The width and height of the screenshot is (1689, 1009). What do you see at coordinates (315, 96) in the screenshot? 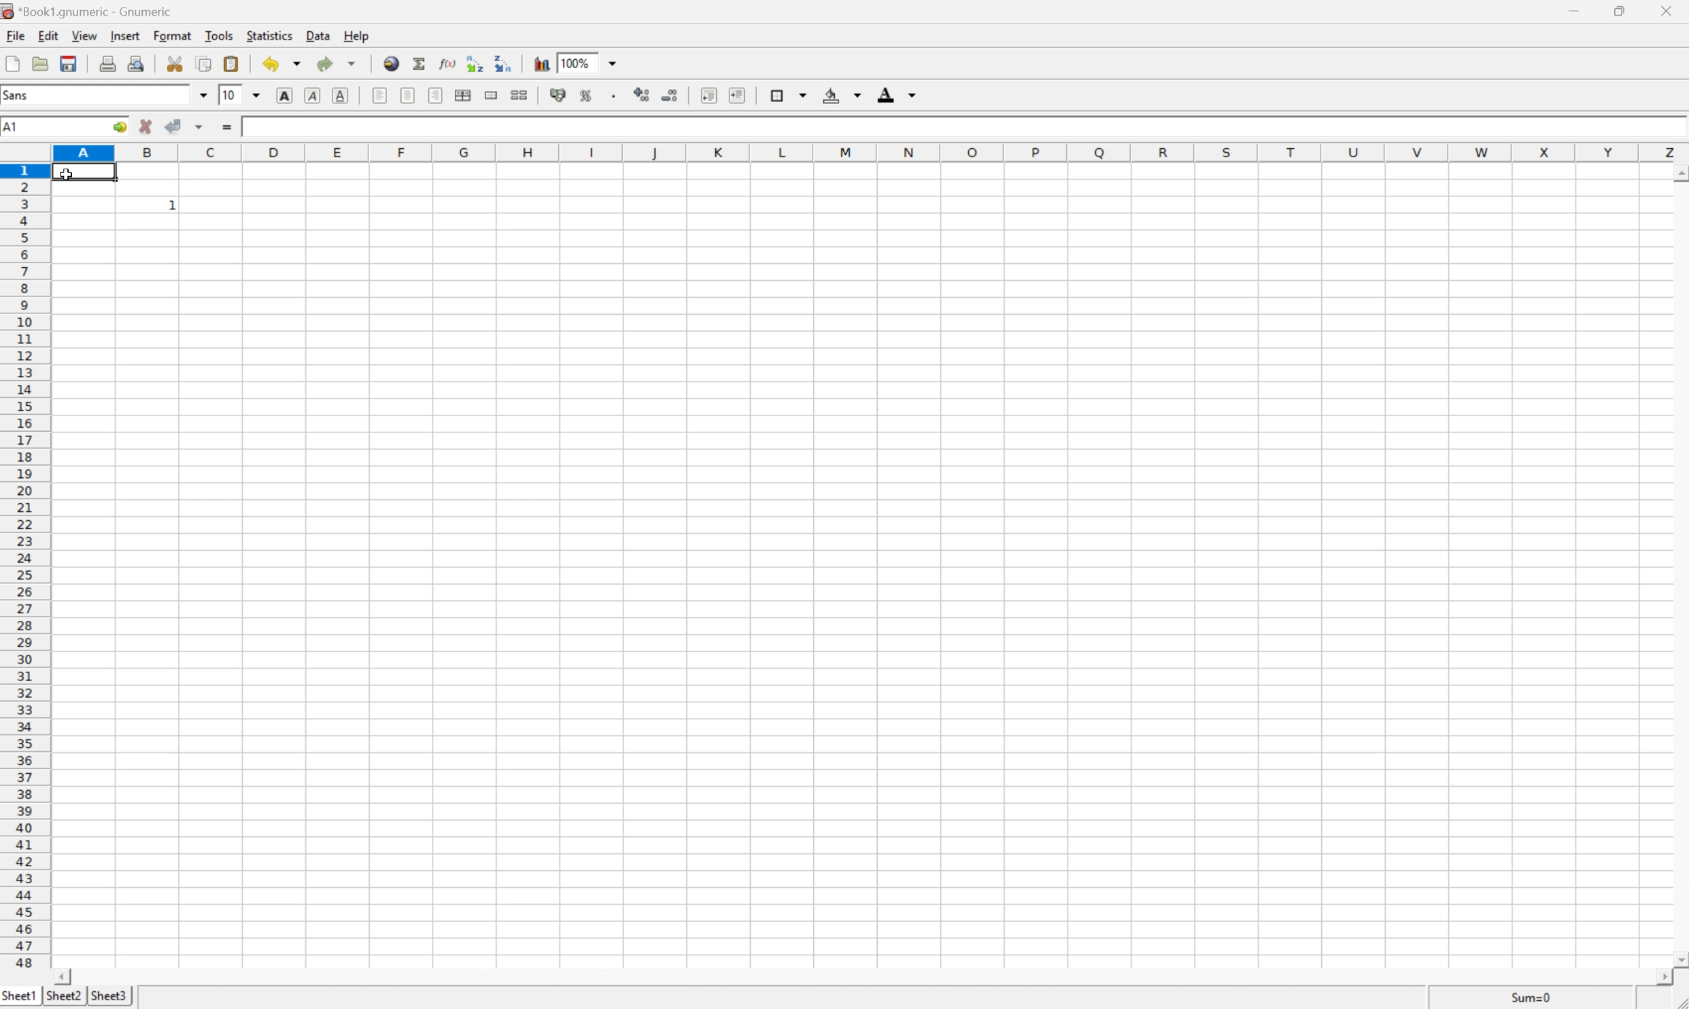
I see `italic` at bounding box center [315, 96].